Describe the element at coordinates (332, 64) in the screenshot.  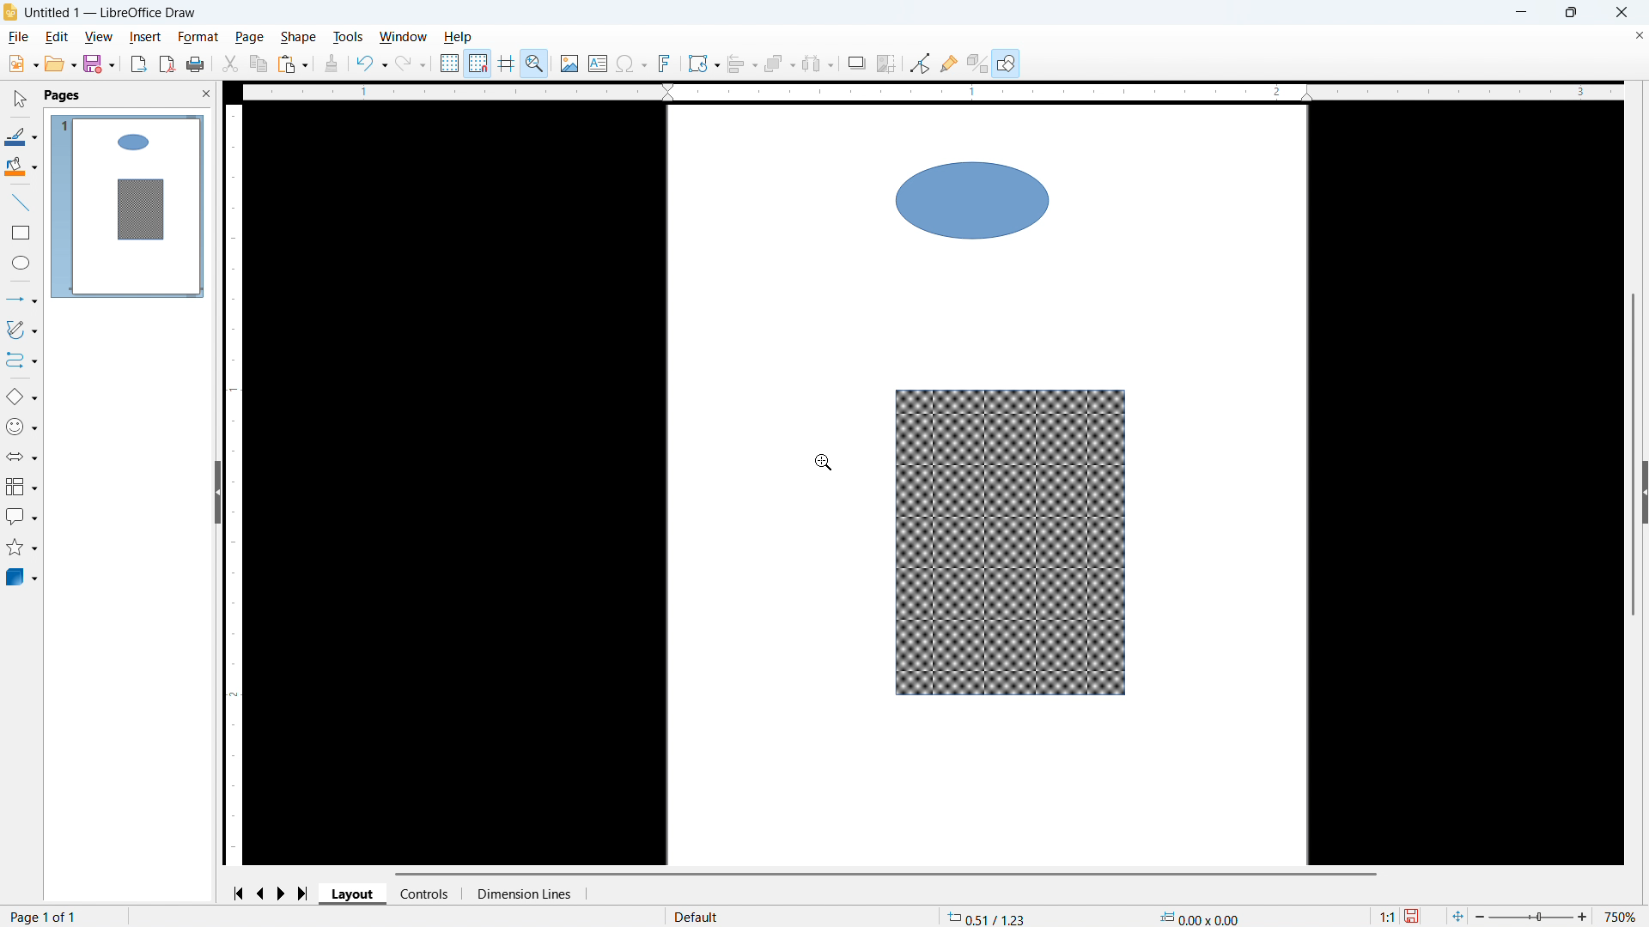
I see `Clone formatting ` at that location.